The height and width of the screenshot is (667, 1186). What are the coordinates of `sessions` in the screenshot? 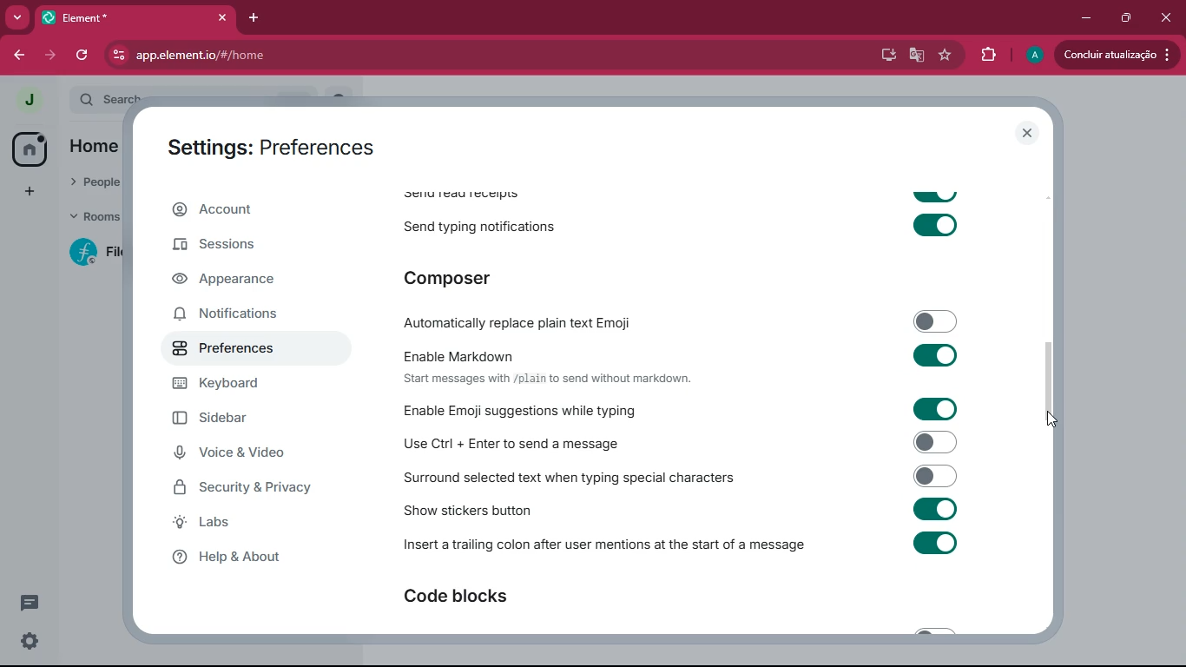 It's located at (233, 248).